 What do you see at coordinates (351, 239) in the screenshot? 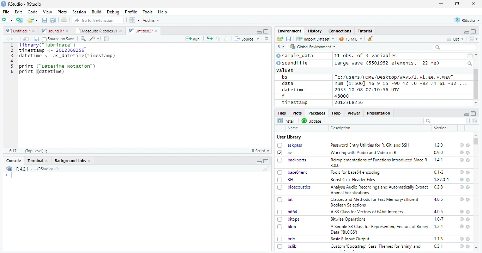
I see `Basic R Input Output` at bounding box center [351, 239].